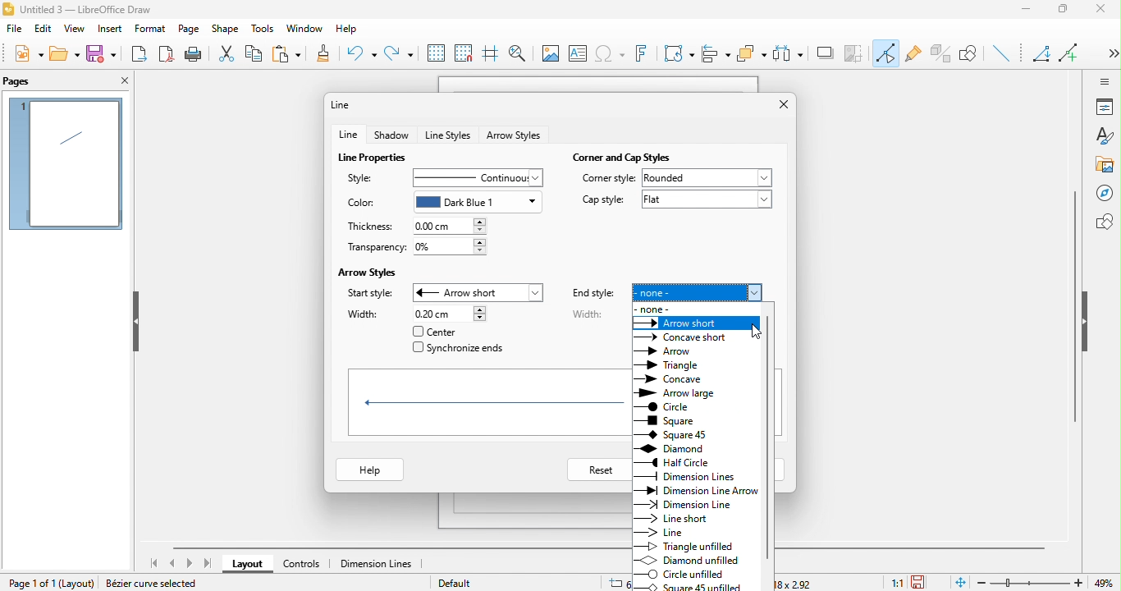 The height and width of the screenshot is (591, 1121). Describe the element at coordinates (716, 55) in the screenshot. I see `align object` at that location.